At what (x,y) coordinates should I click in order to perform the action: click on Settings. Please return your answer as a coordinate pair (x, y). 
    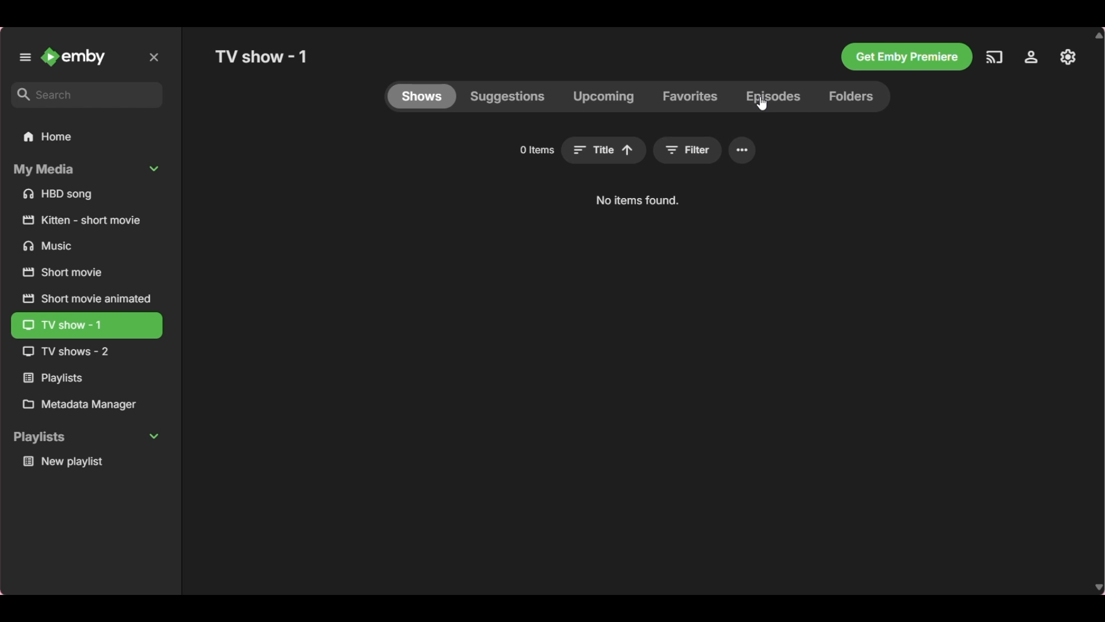
    Looking at the image, I should click on (1031, 57).